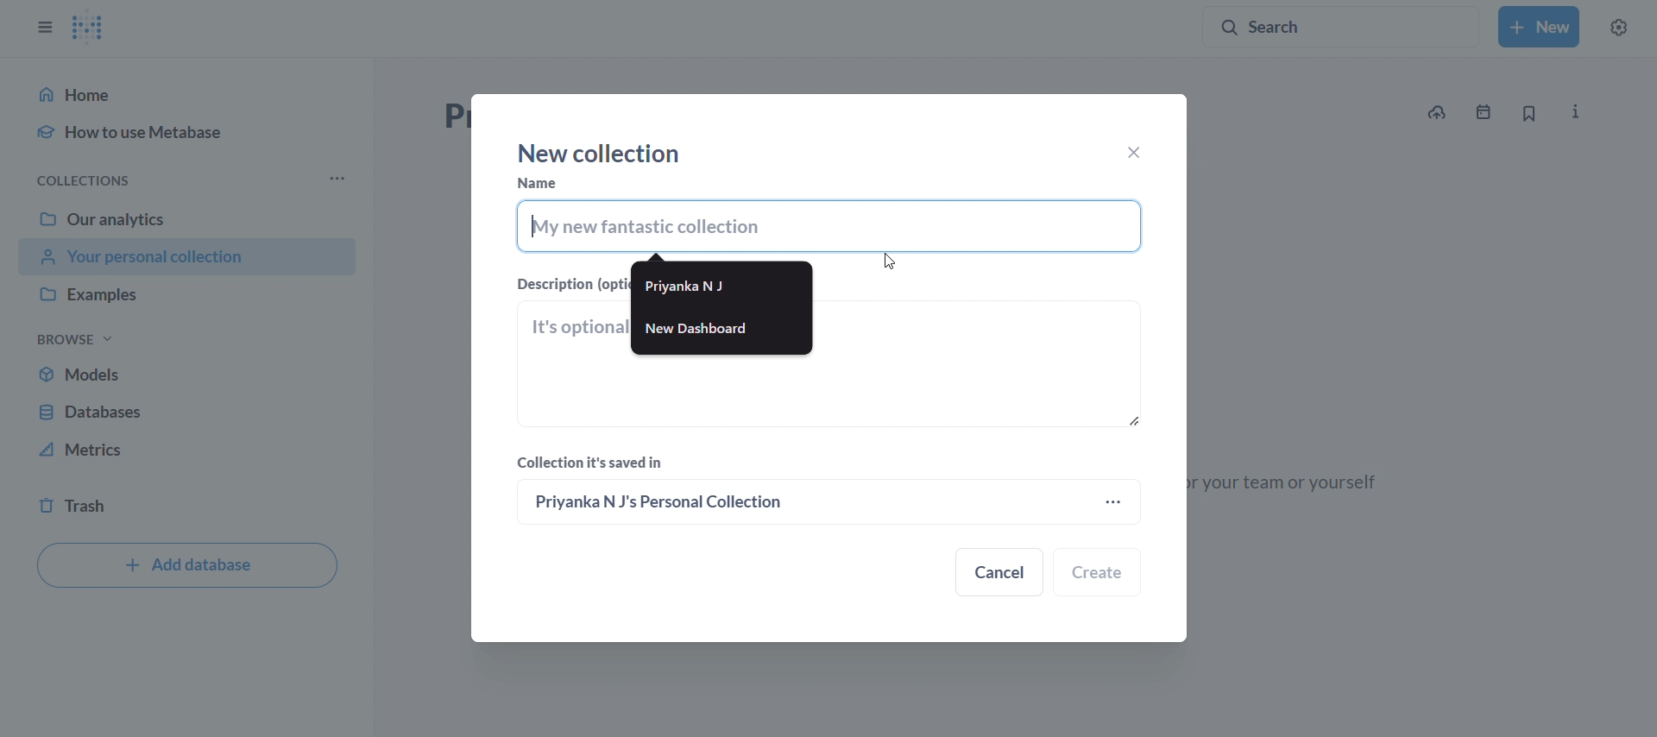 The height and width of the screenshot is (737, 1657). Describe the element at coordinates (726, 289) in the screenshot. I see `Priyanka NJ` at that location.